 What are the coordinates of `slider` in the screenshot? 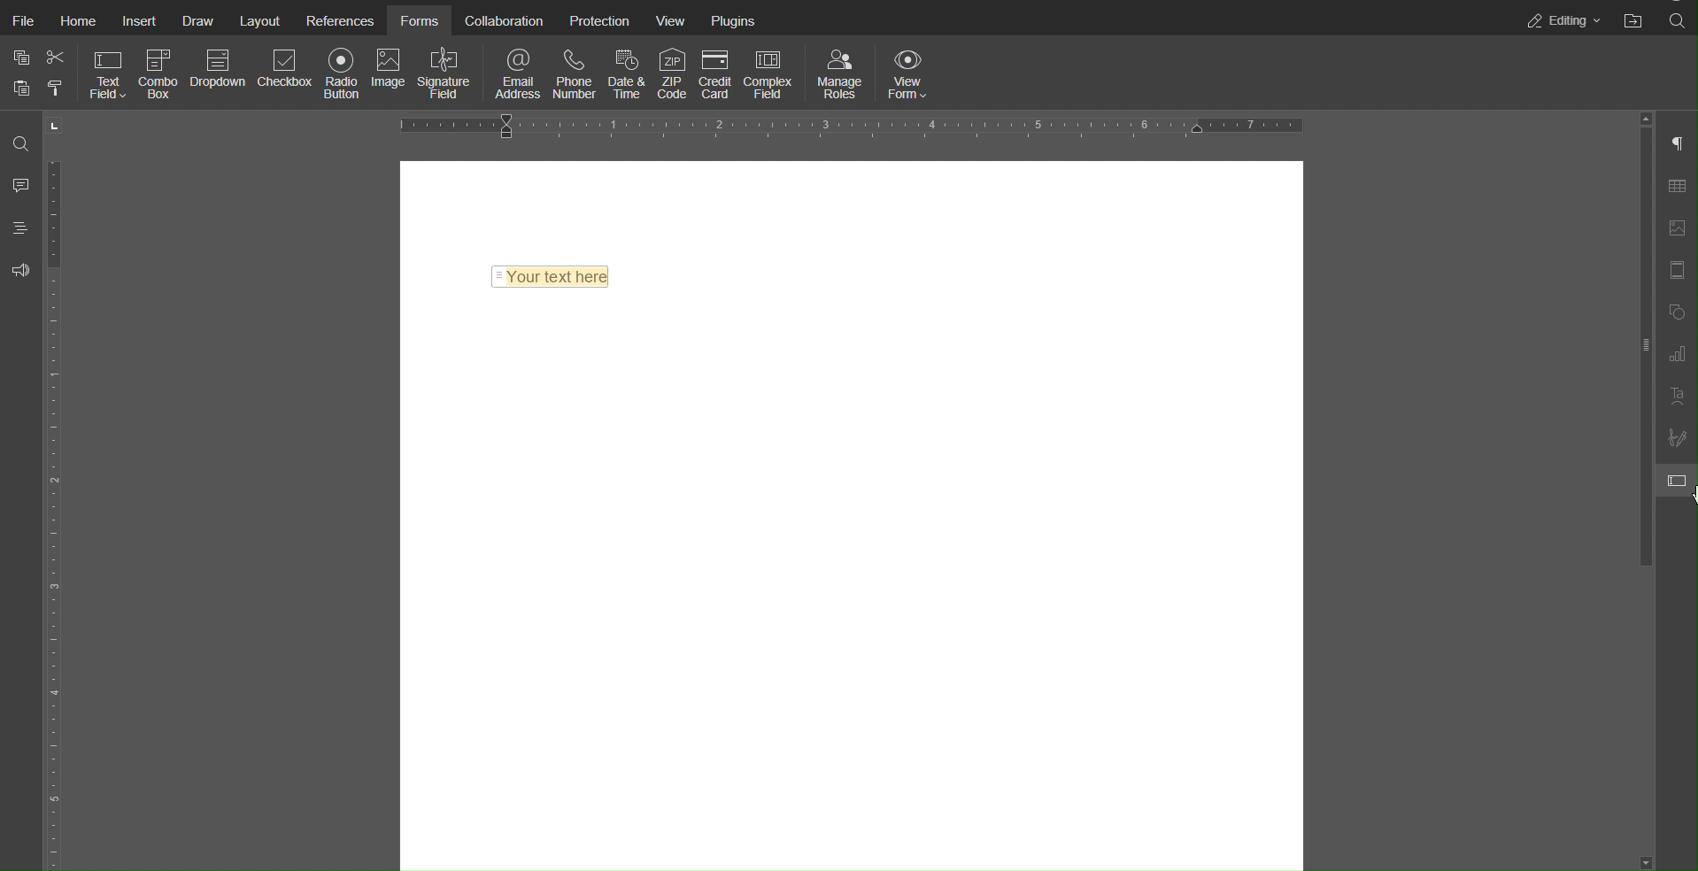 It's located at (1635, 310).